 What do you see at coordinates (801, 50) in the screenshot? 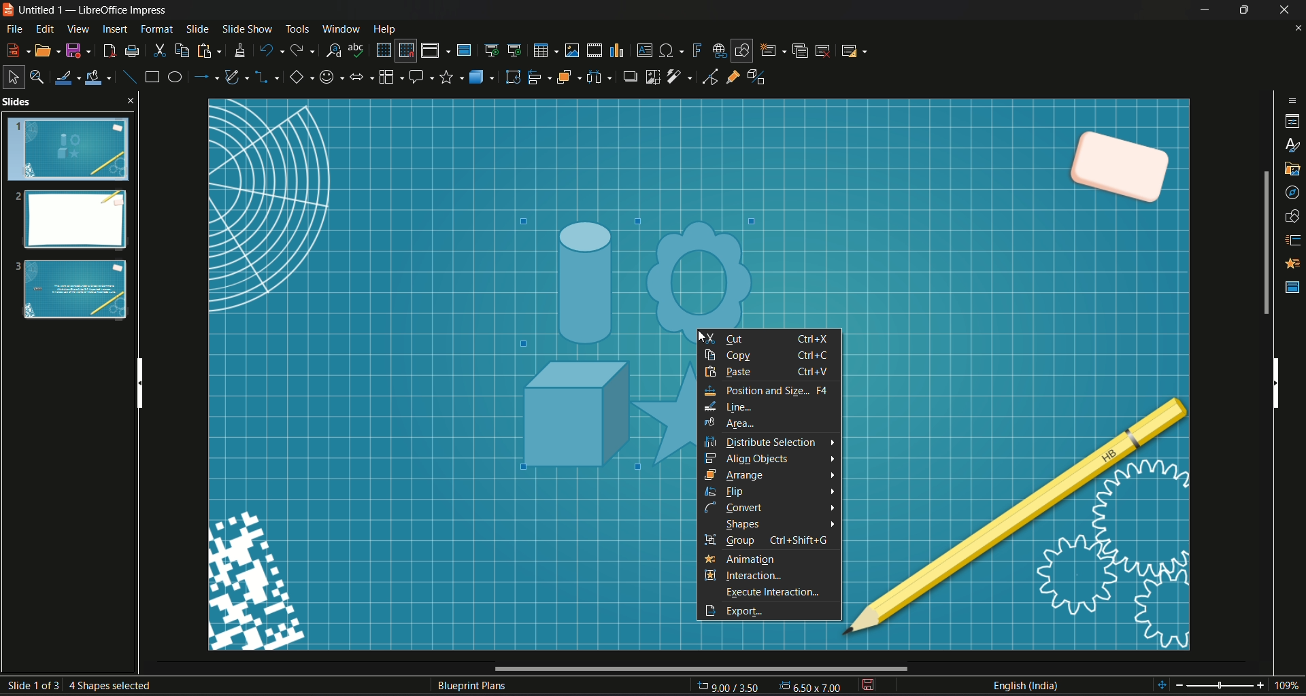
I see `duplicate slide` at bounding box center [801, 50].